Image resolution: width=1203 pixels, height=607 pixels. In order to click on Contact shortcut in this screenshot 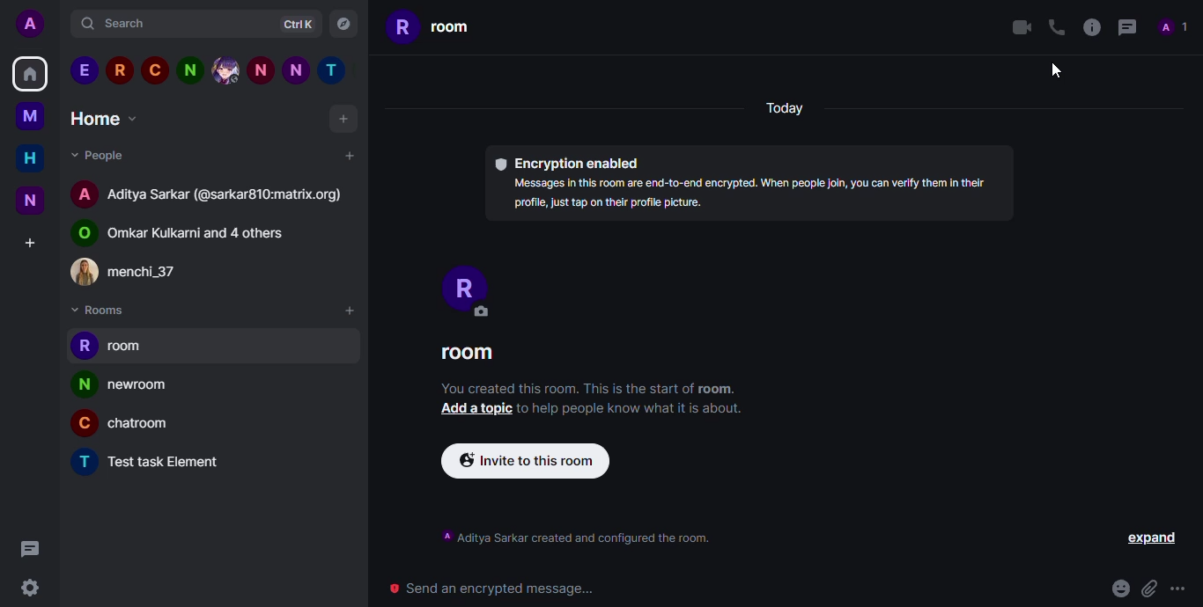, I will do `click(119, 70)`.